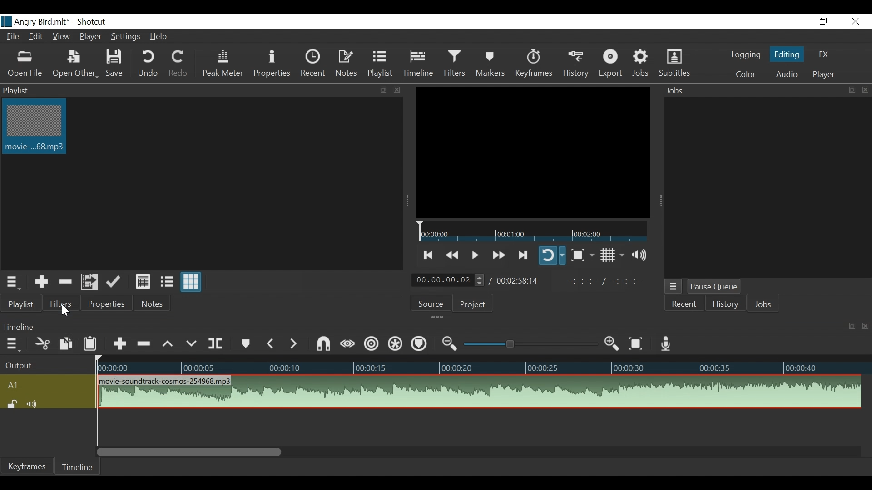 Image resolution: width=872 pixels, height=490 pixels. Describe the element at coordinates (148, 64) in the screenshot. I see `Undo` at that location.